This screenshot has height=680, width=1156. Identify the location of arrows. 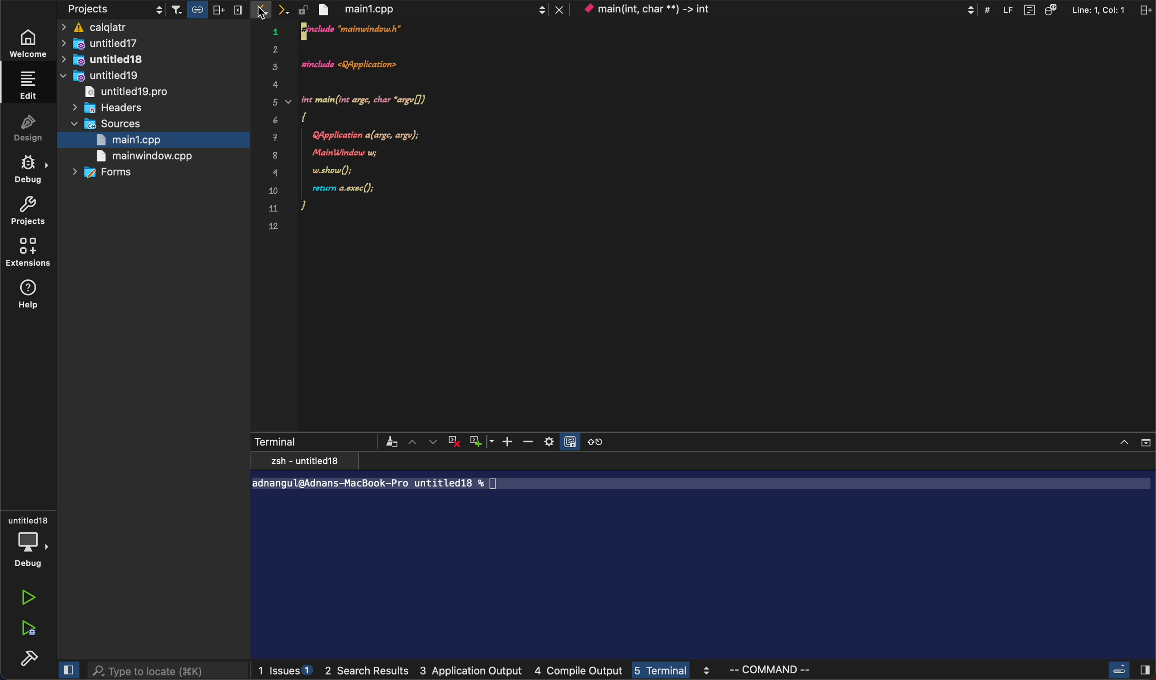
(423, 441).